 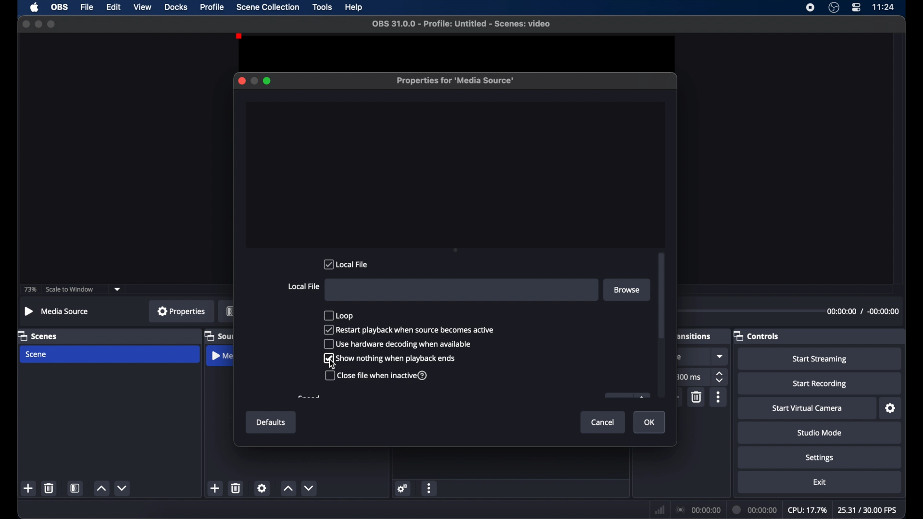 What do you see at coordinates (25, 24) in the screenshot?
I see `close` at bounding box center [25, 24].